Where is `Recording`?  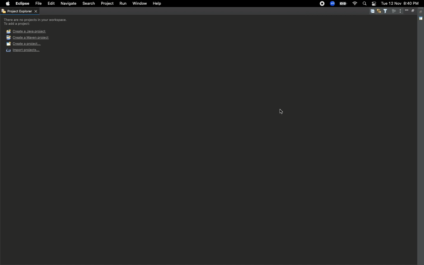 Recording is located at coordinates (322, 4).